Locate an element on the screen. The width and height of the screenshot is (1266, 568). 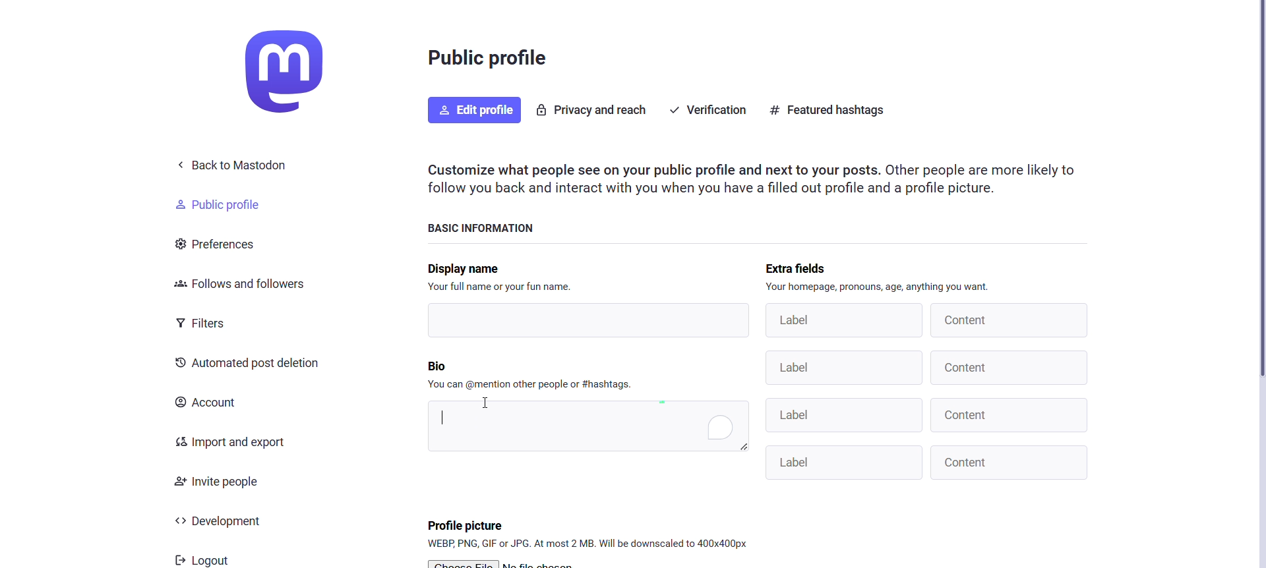
Filters is located at coordinates (208, 322).